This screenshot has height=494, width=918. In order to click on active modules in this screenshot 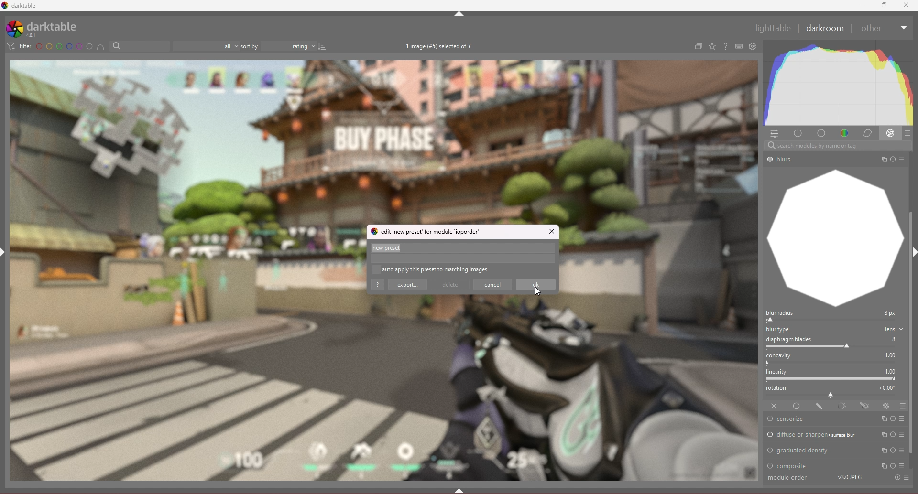, I will do `click(798, 133)`.